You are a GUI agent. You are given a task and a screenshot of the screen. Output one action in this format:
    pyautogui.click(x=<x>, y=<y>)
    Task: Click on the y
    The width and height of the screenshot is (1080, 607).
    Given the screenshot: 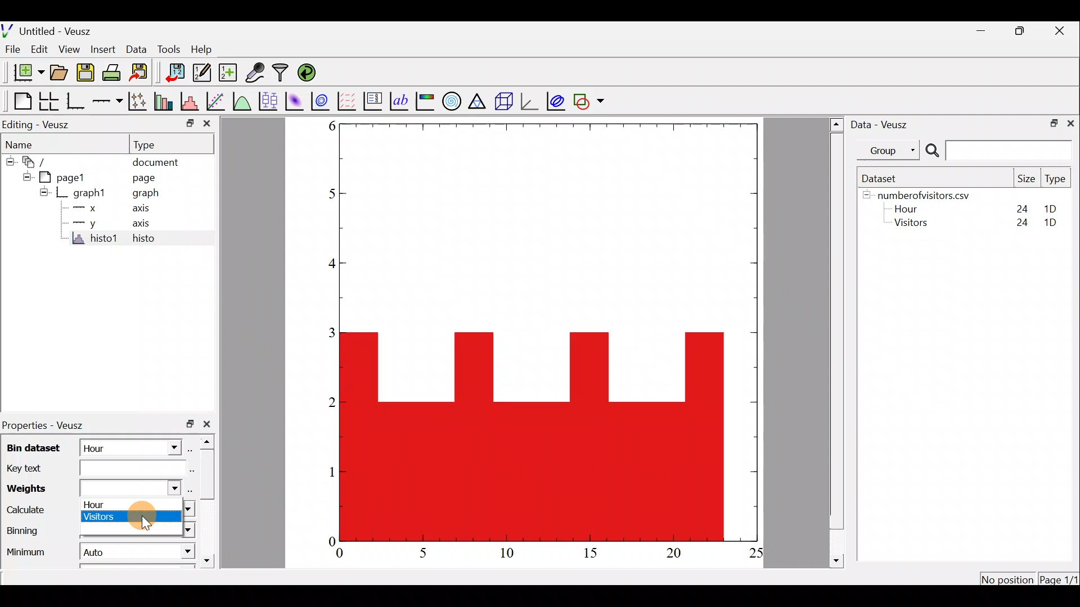 What is the action you would take?
    pyautogui.click(x=94, y=225)
    